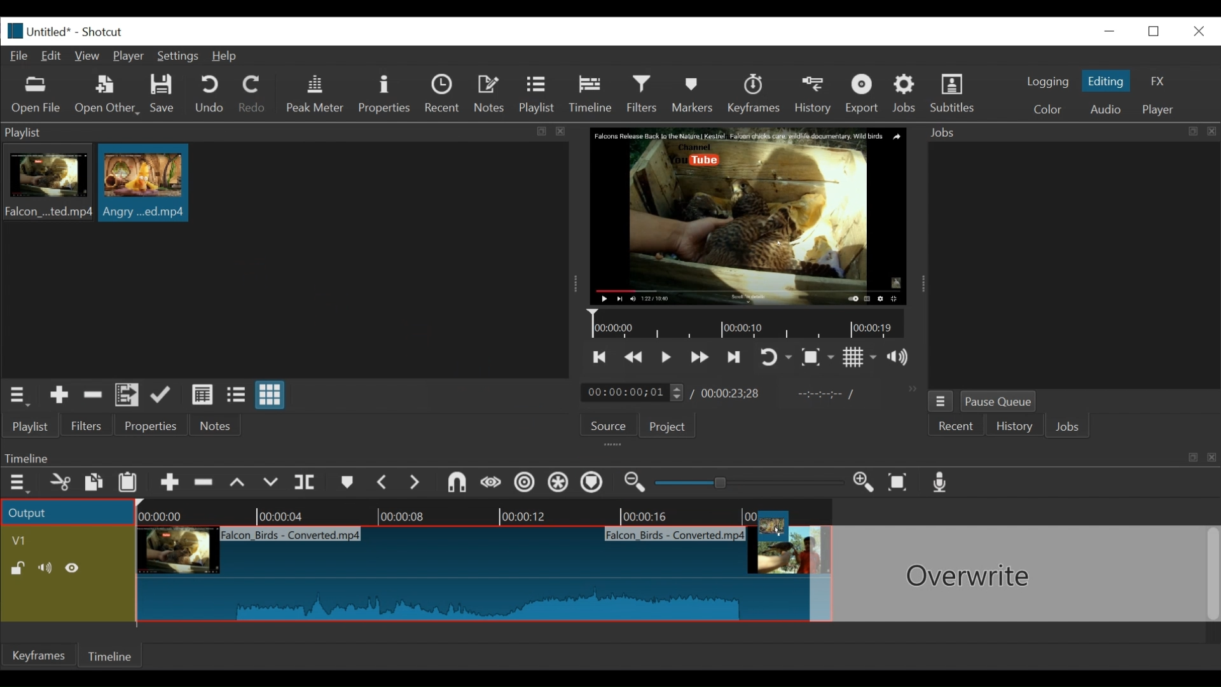  I want to click on lift, so click(239, 484).